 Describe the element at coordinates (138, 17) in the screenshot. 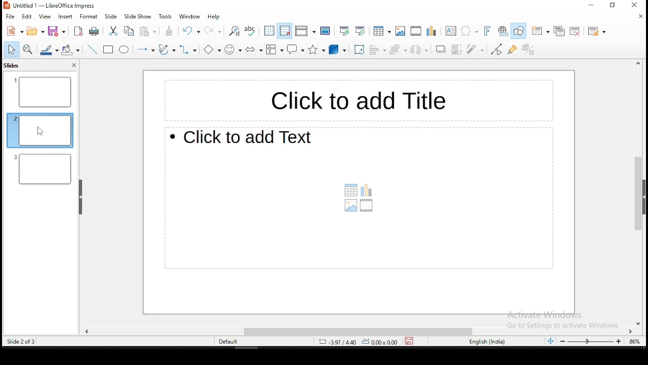

I see `slide show` at that location.